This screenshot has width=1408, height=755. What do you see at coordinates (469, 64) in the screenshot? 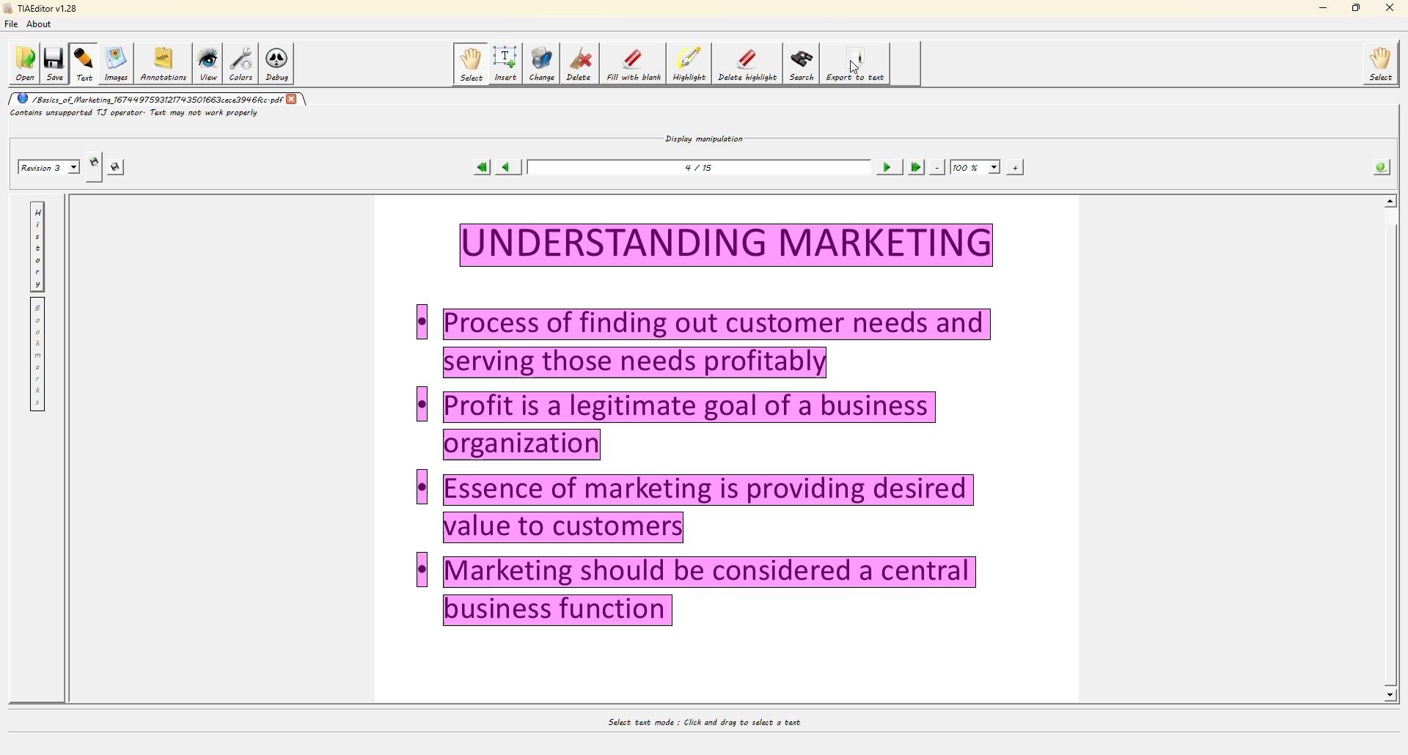
I see `select` at bounding box center [469, 64].